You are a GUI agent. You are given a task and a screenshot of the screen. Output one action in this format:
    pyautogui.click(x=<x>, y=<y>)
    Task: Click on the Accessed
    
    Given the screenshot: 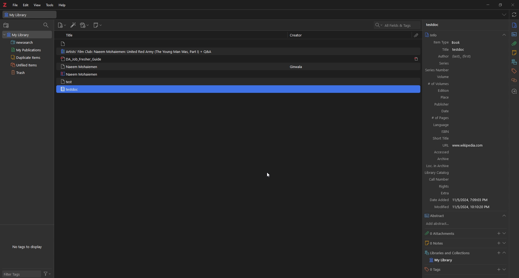 What is the action you would take?
    pyautogui.click(x=466, y=152)
    